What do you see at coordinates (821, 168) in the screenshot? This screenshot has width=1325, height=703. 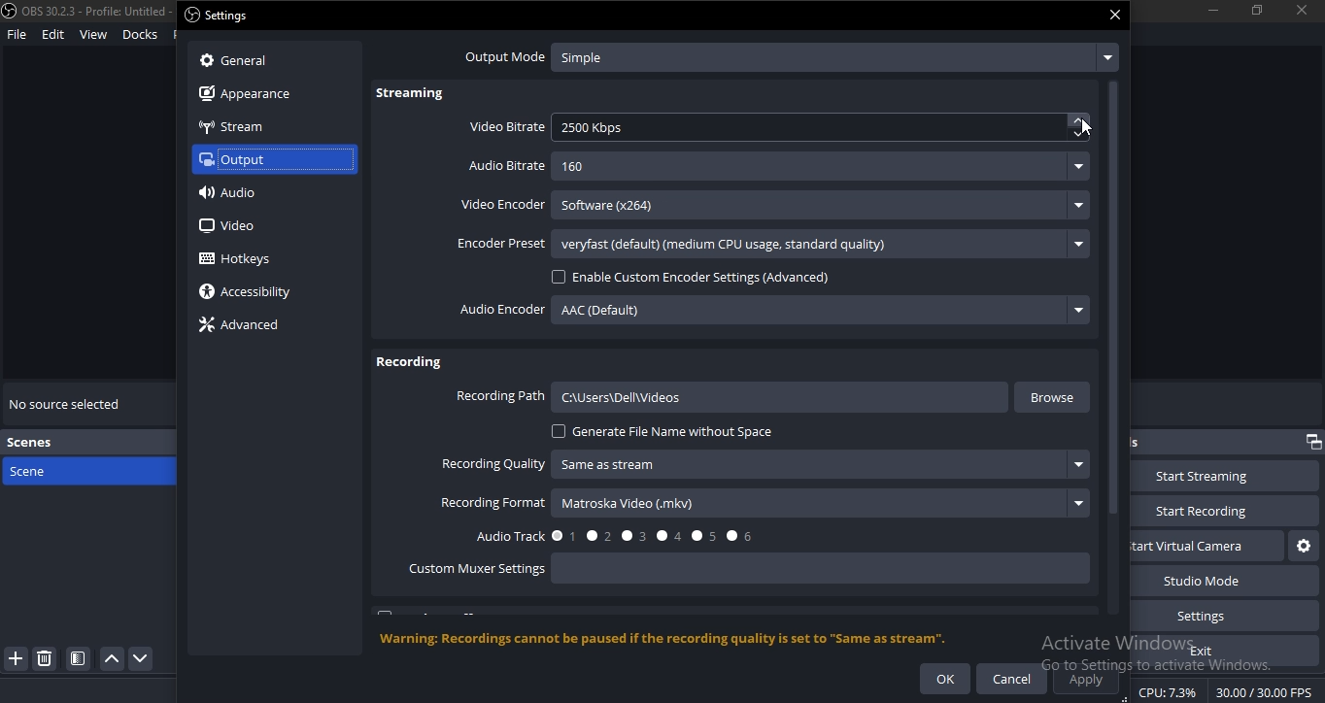 I see ` 160` at bounding box center [821, 168].